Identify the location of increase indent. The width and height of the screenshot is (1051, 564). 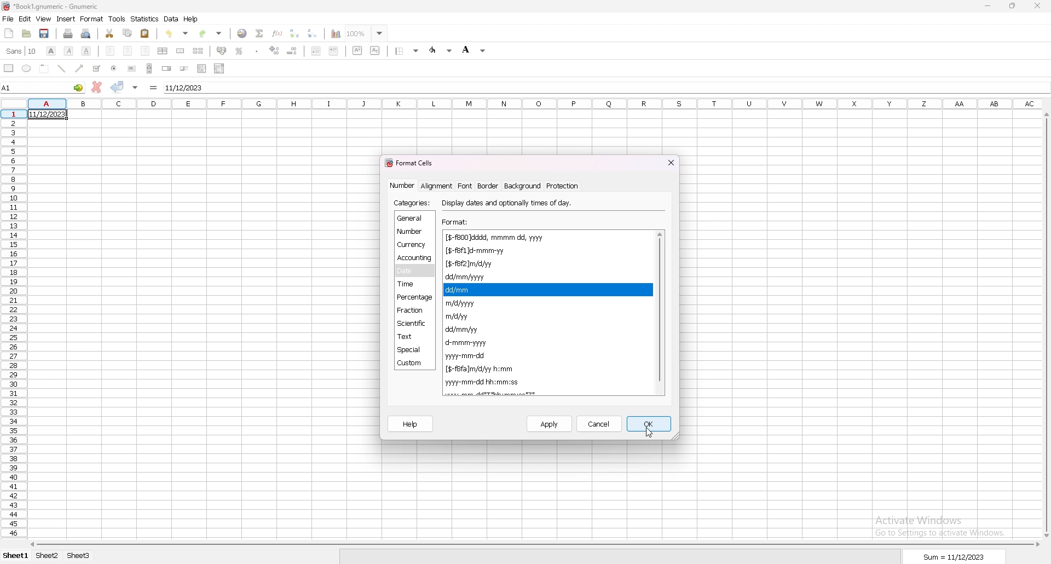
(334, 51).